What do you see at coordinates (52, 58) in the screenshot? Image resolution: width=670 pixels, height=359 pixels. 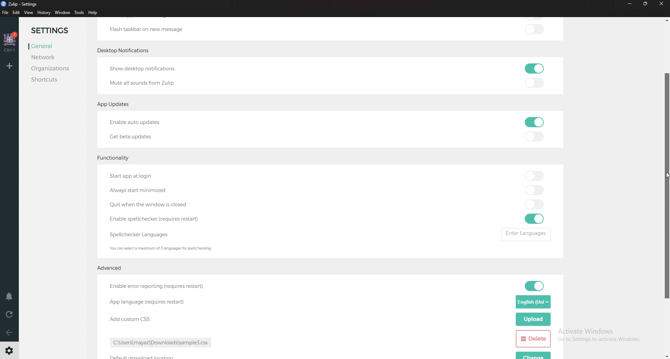 I see `Network` at bounding box center [52, 58].